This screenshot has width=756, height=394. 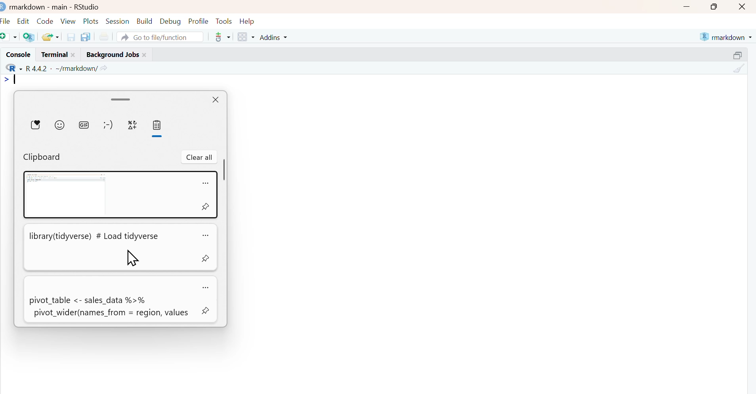 I want to click on create project, so click(x=29, y=37).